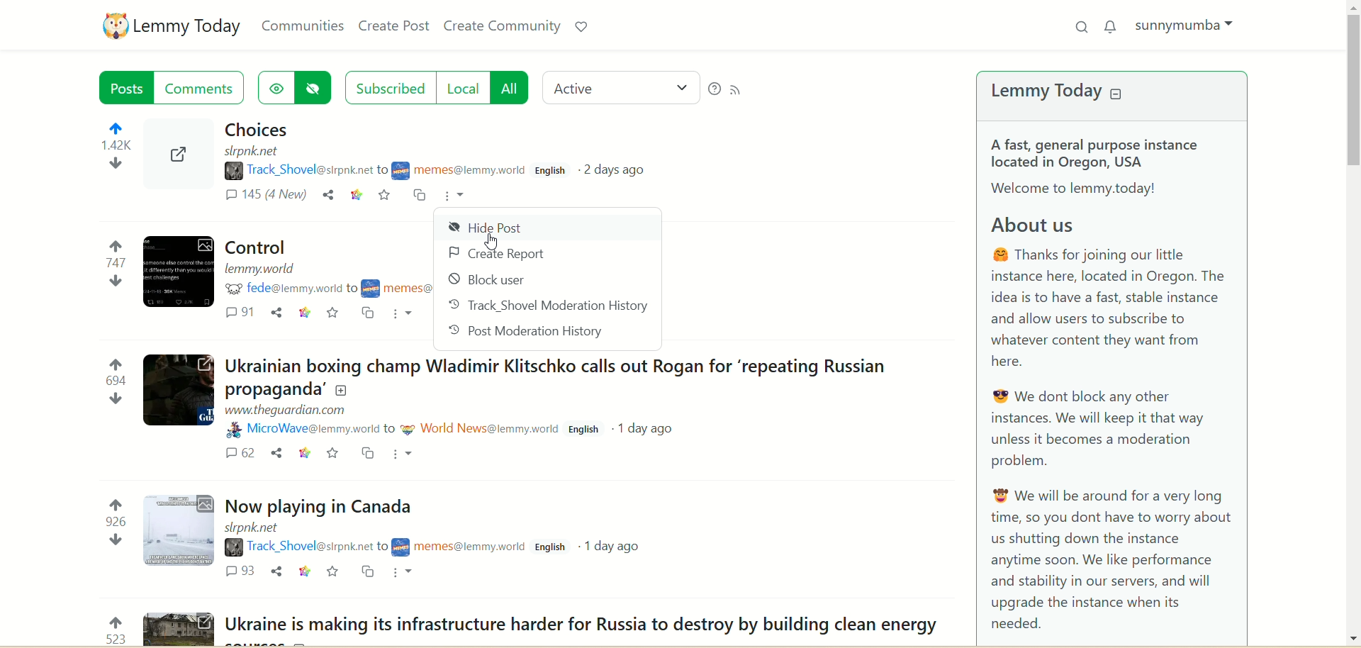 The width and height of the screenshot is (1361, 648). Describe the element at coordinates (405, 456) in the screenshot. I see `More` at that location.